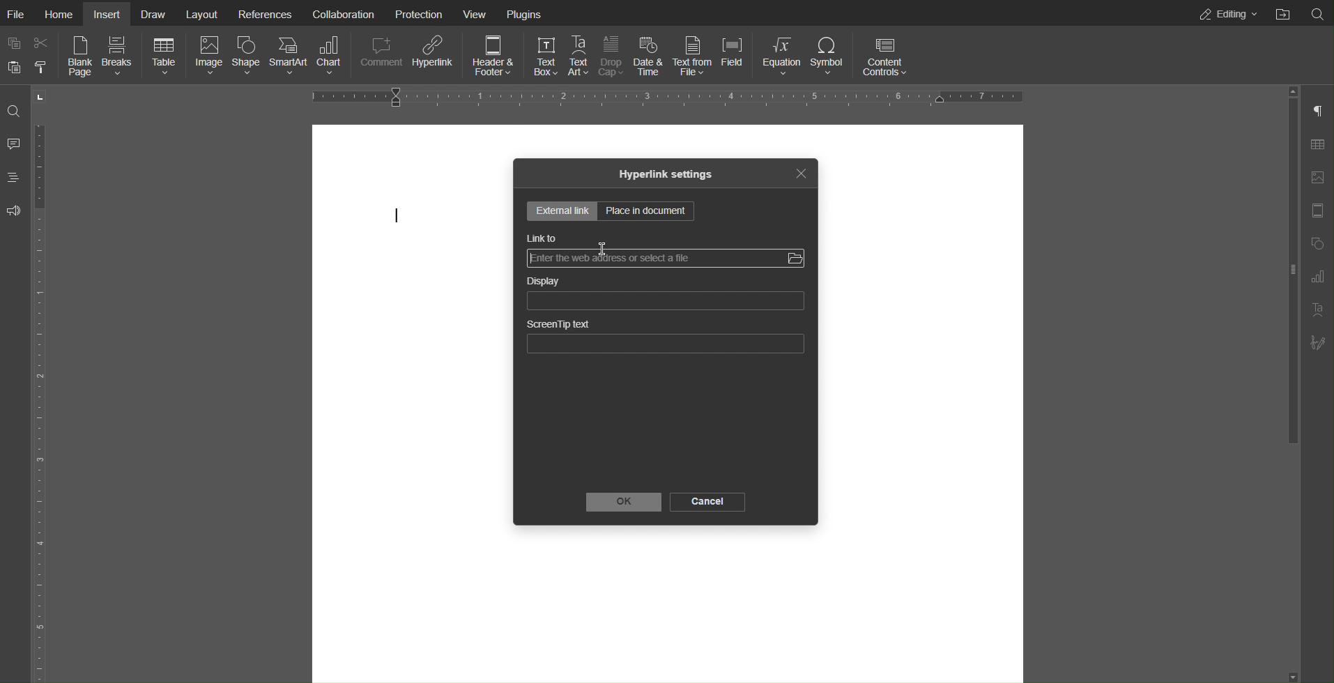  I want to click on Equation, so click(781, 56).